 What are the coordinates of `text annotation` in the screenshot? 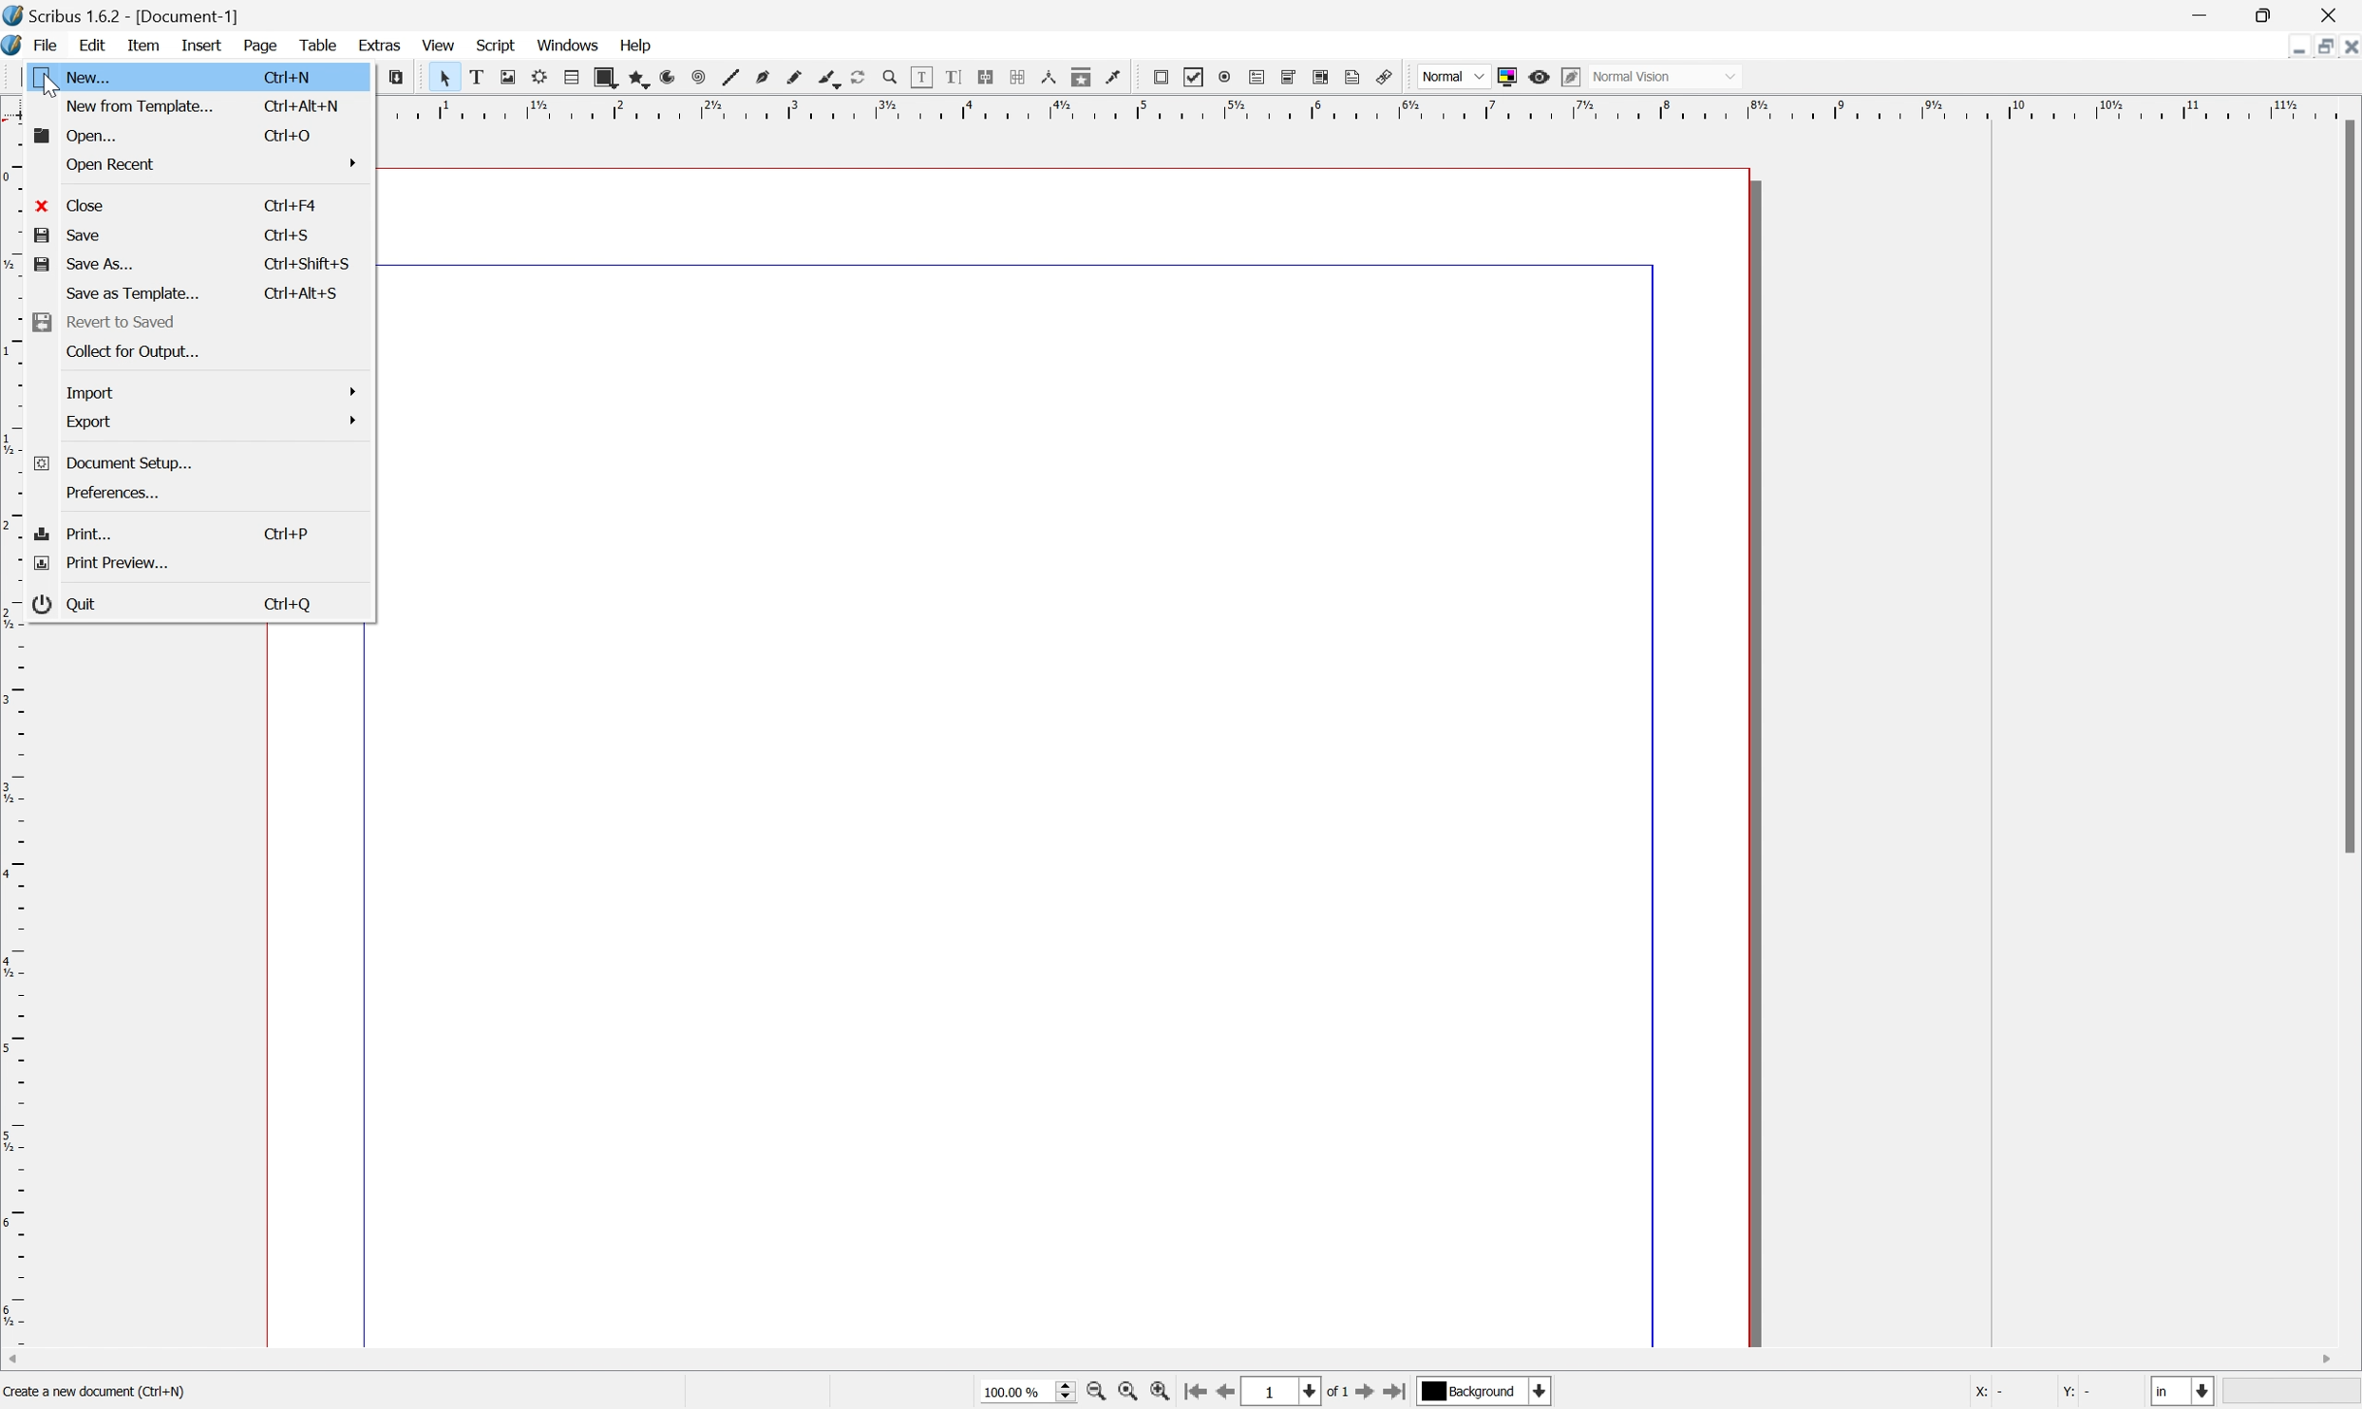 It's located at (1354, 77).